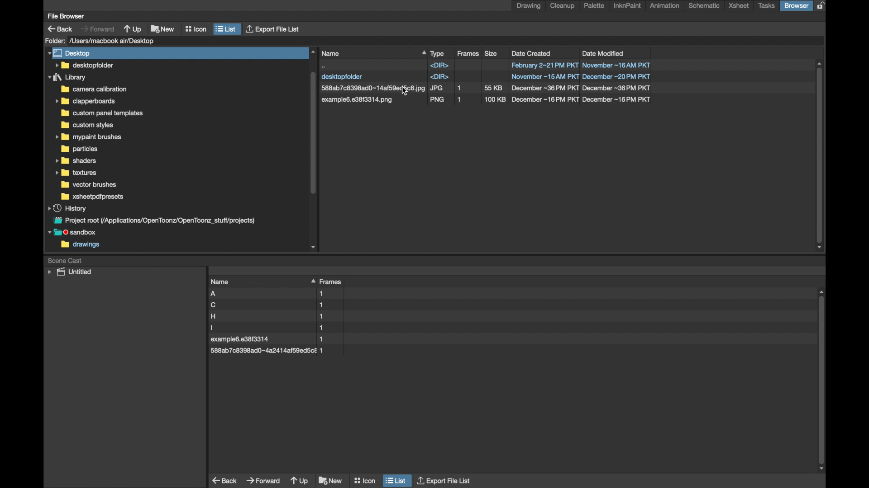 The width and height of the screenshot is (869, 488). I want to click on up, so click(133, 28).